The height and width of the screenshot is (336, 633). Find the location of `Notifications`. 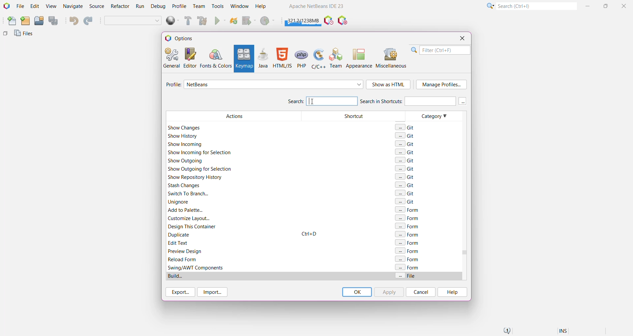

Notifications is located at coordinates (506, 331).